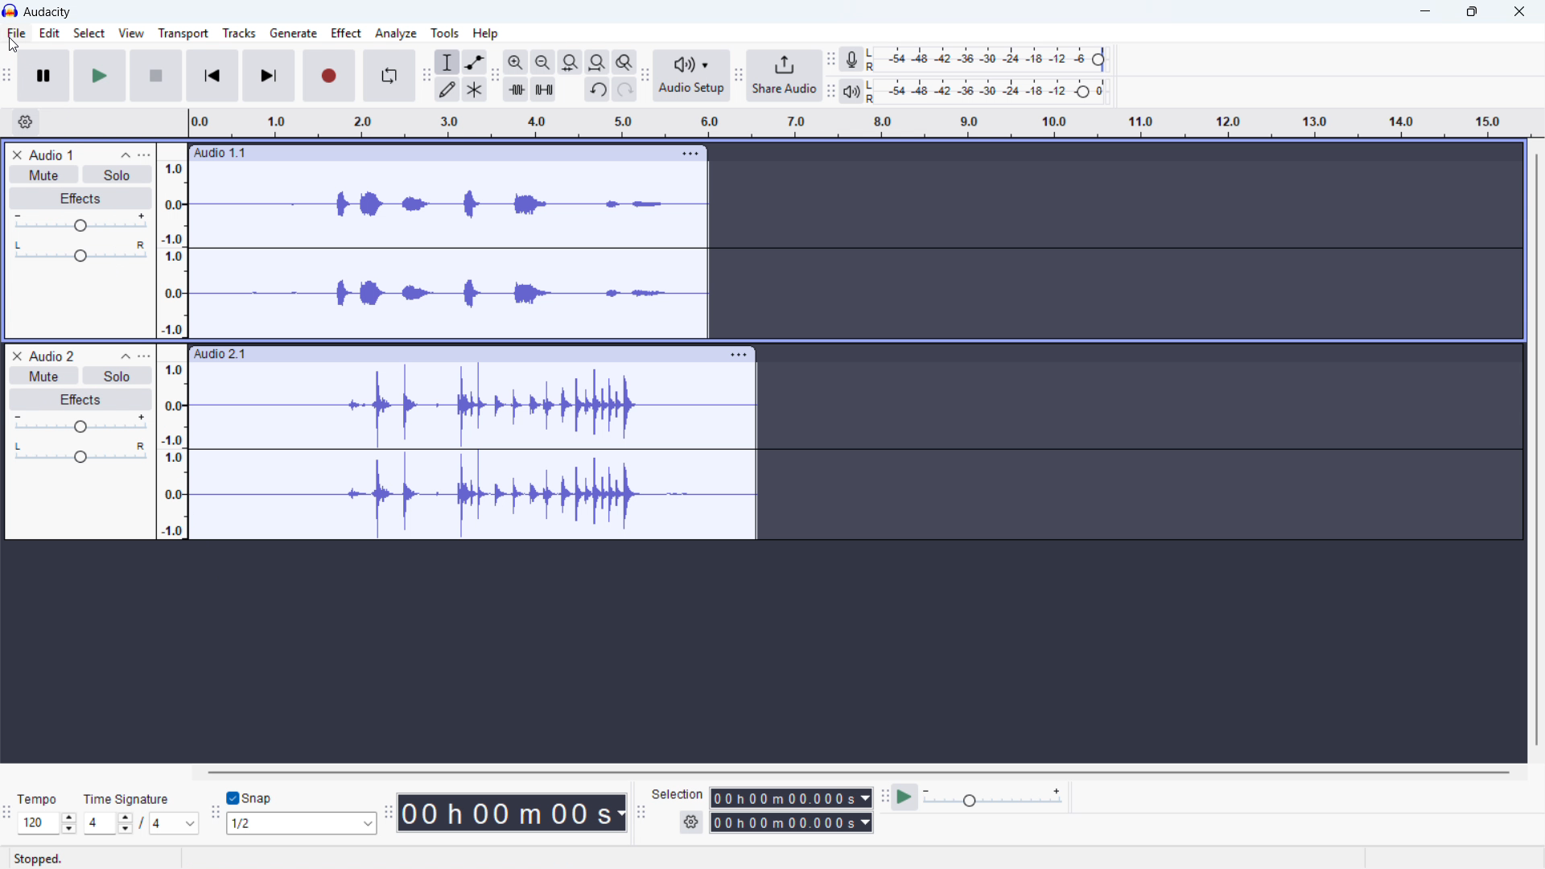 The width and height of the screenshot is (1545, 869). Describe the element at coordinates (49, 12) in the screenshot. I see `Audacity` at that location.